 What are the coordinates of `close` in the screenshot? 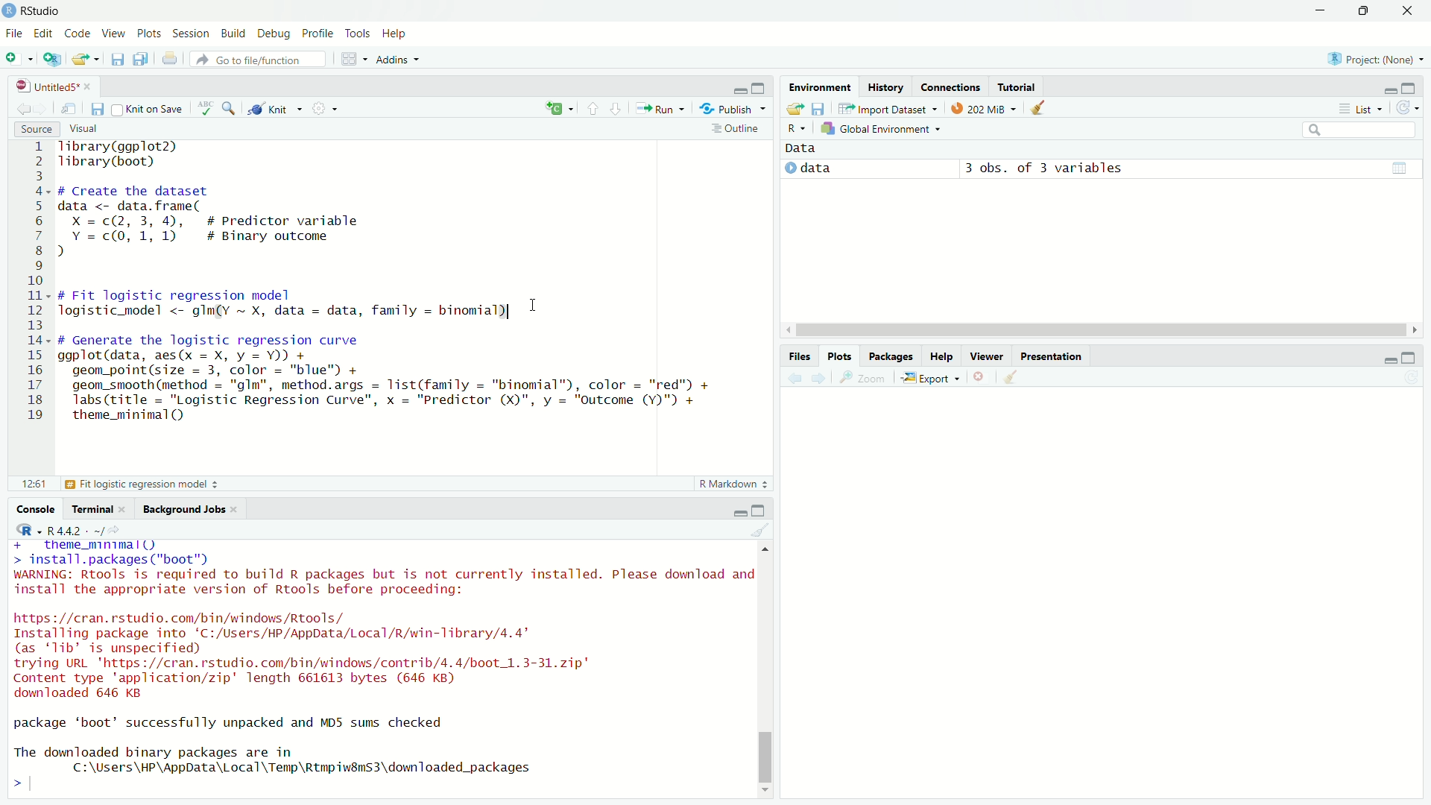 It's located at (233, 509).